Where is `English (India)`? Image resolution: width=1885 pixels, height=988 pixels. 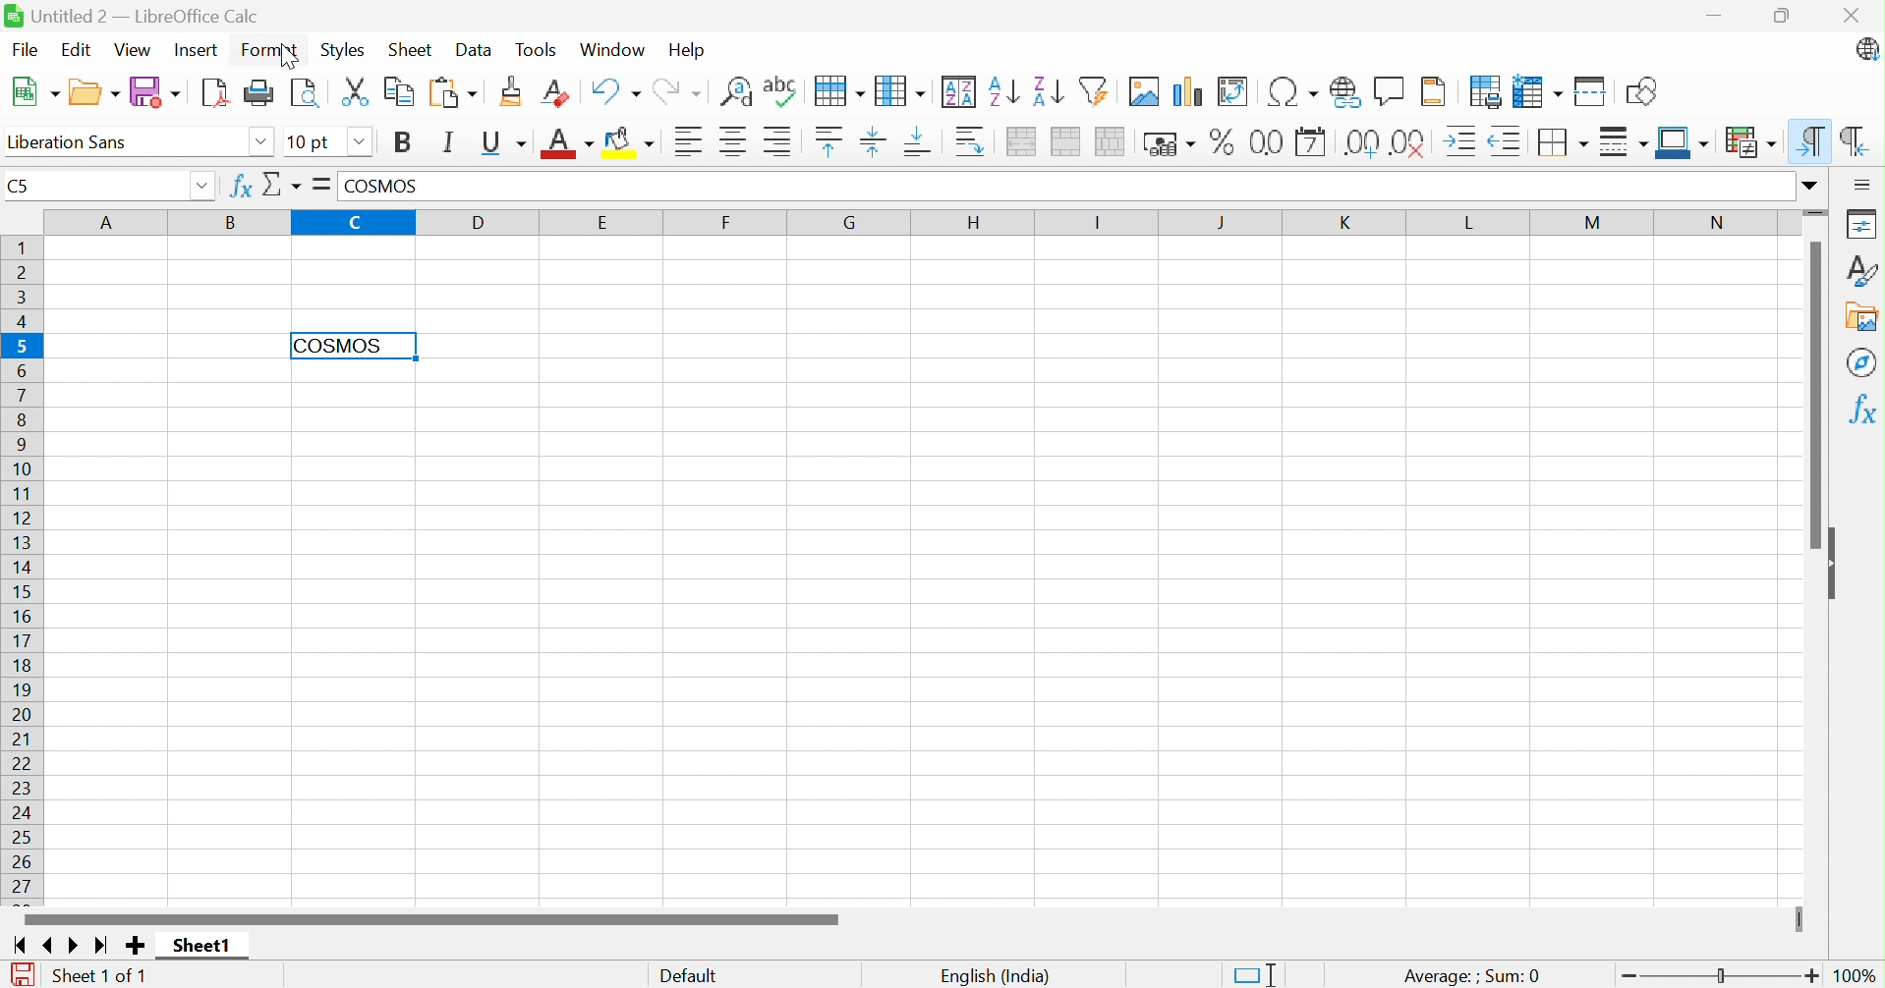 English (India) is located at coordinates (995, 976).